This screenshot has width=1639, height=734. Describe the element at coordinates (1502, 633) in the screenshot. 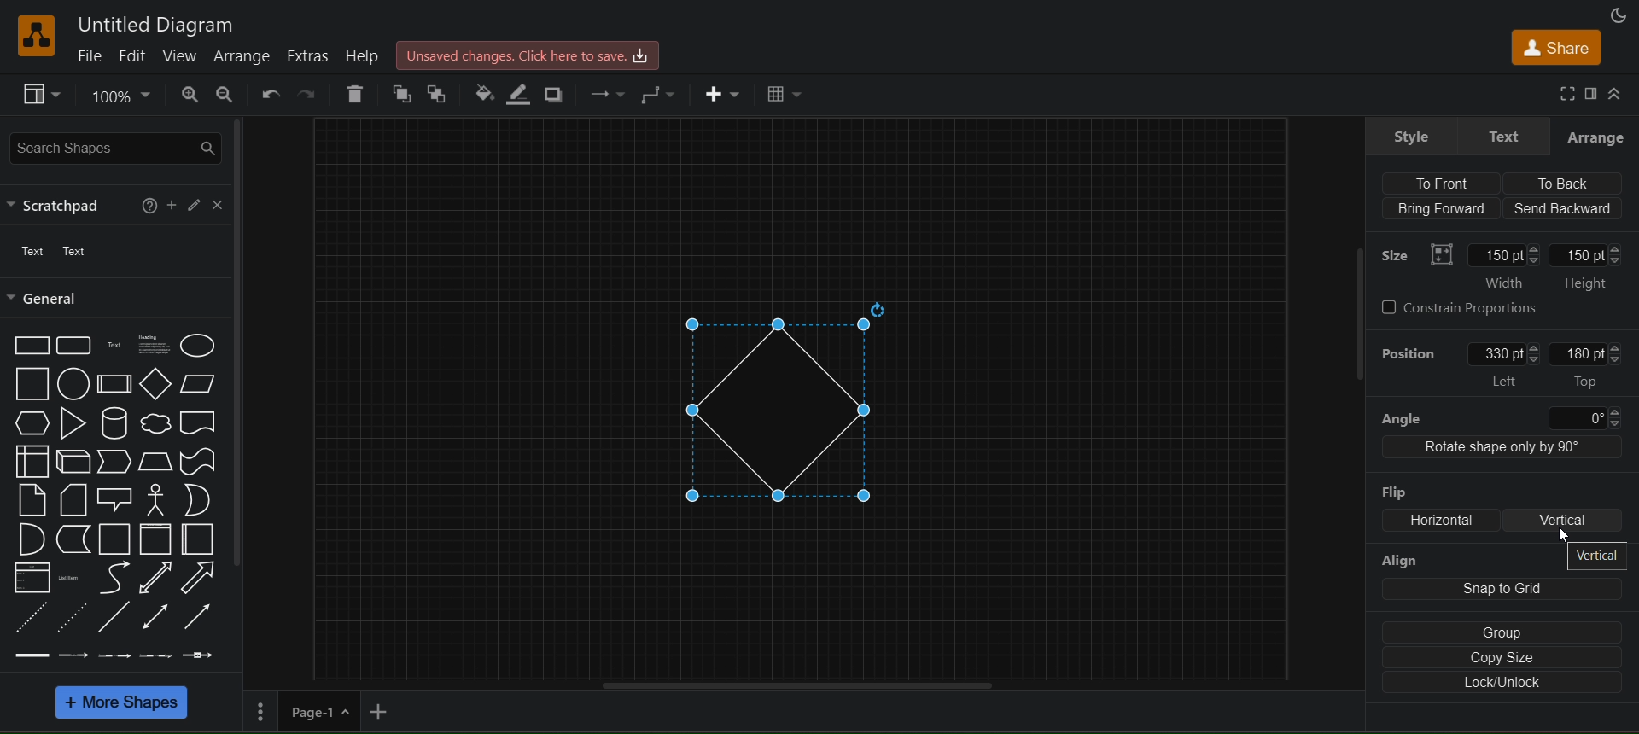

I see `group` at that location.